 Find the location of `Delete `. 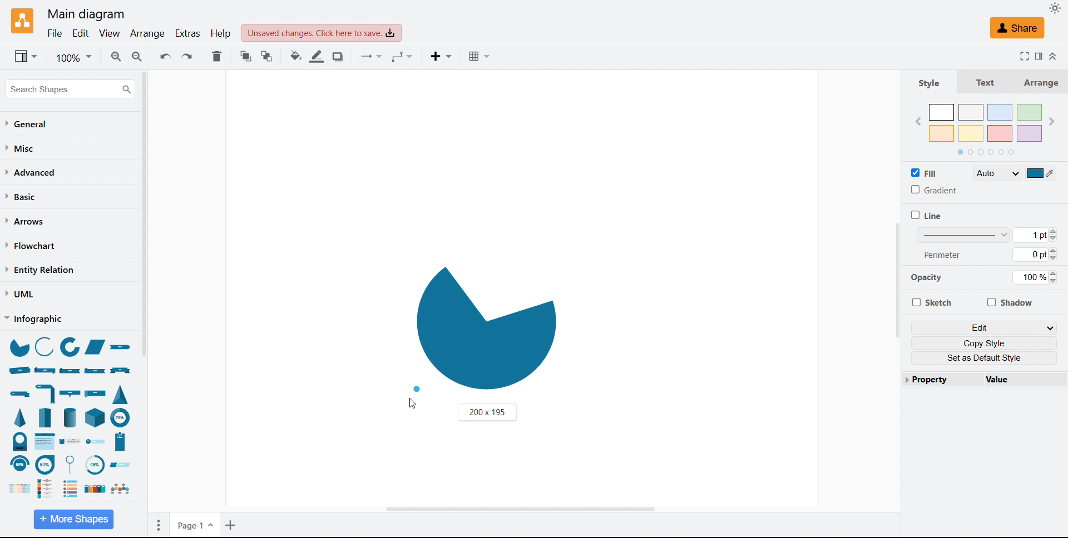

Delete  is located at coordinates (217, 56).